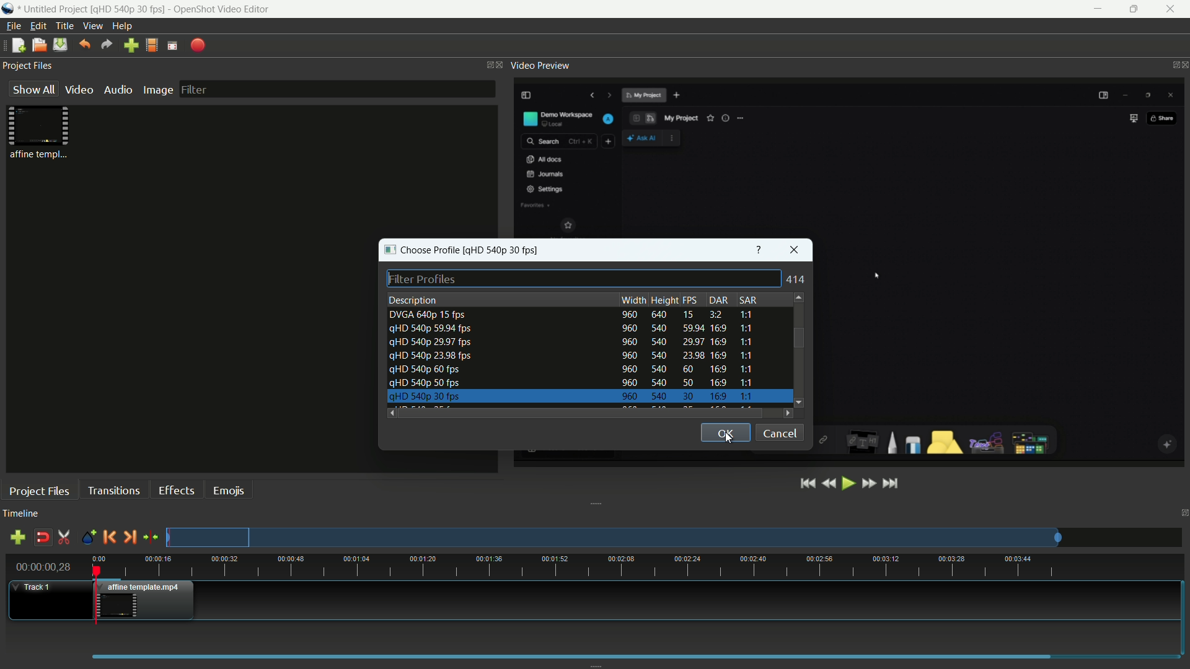  I want to click on fps, so click(694, 300).